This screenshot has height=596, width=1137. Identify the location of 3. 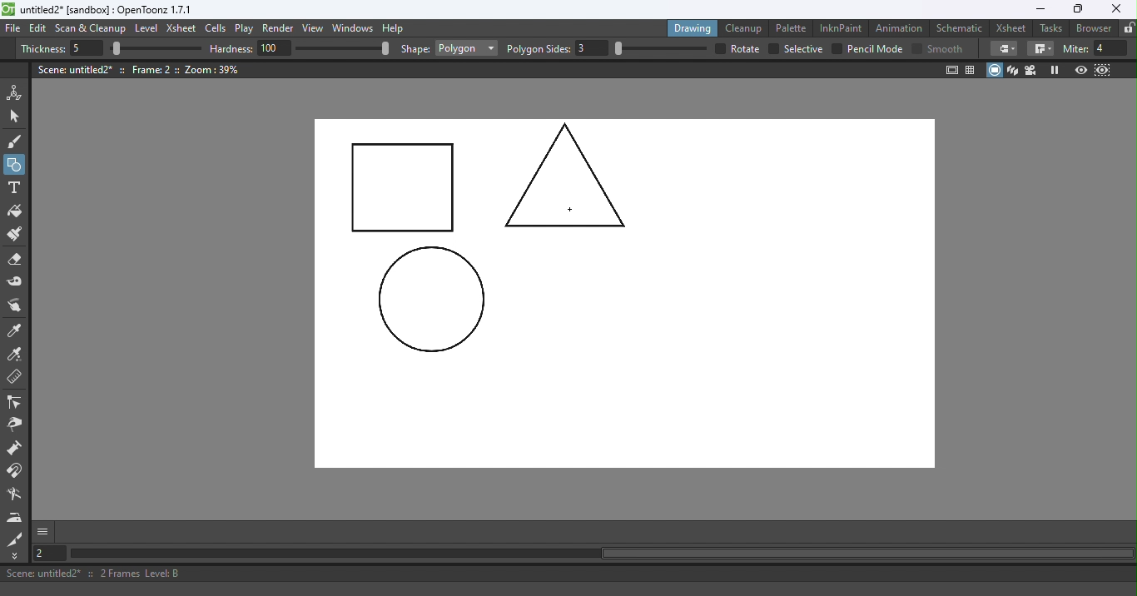
(593, 48).